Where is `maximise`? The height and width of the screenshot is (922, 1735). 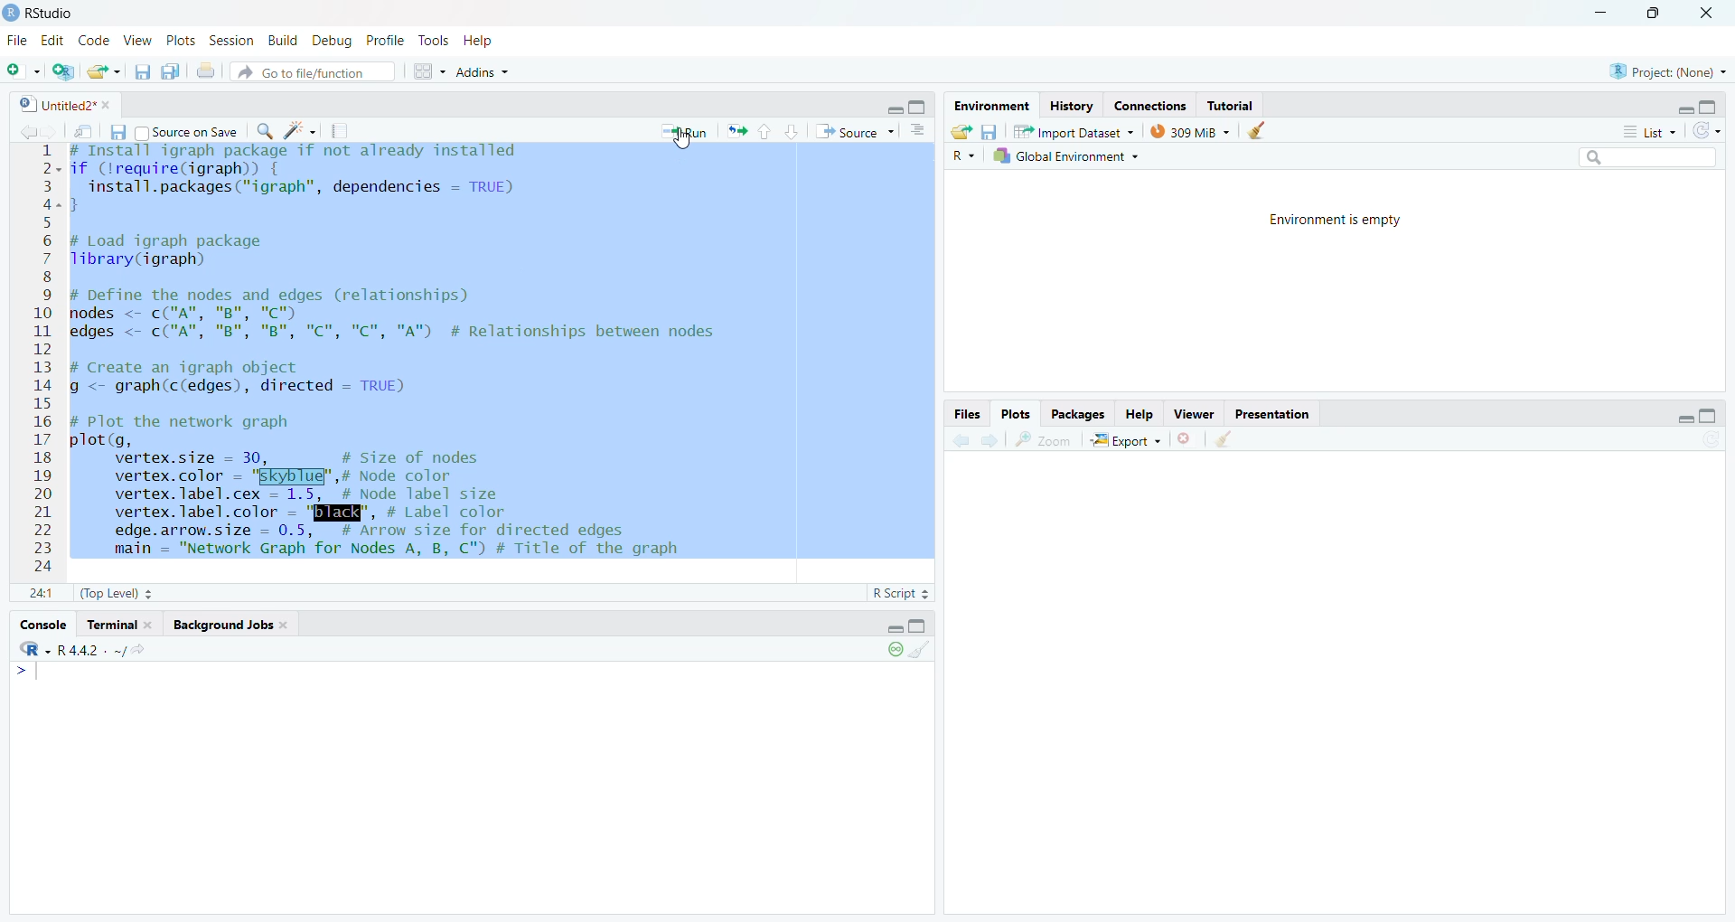
maximise is located at coordinates (1715, 106).